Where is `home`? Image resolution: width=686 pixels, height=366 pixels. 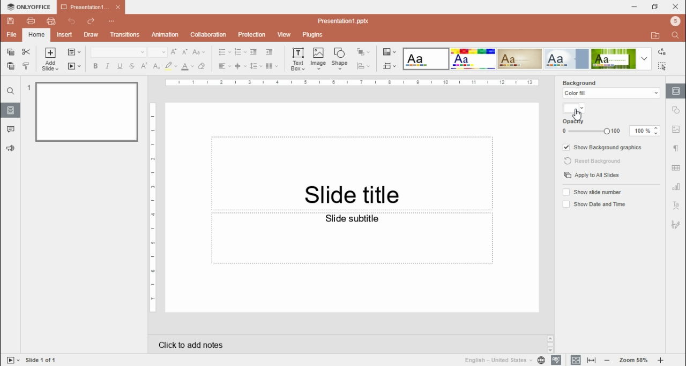 home is located at coordinates (35, 35).